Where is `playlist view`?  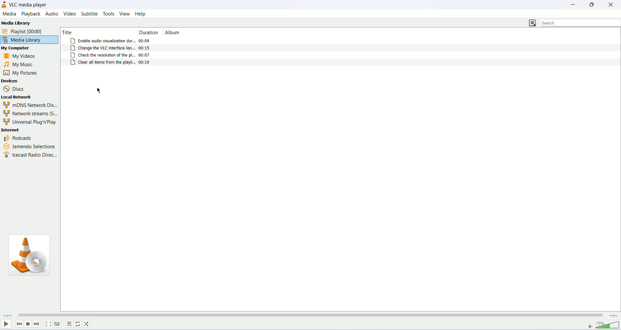 playlist view is located at coordinates (532, 22).